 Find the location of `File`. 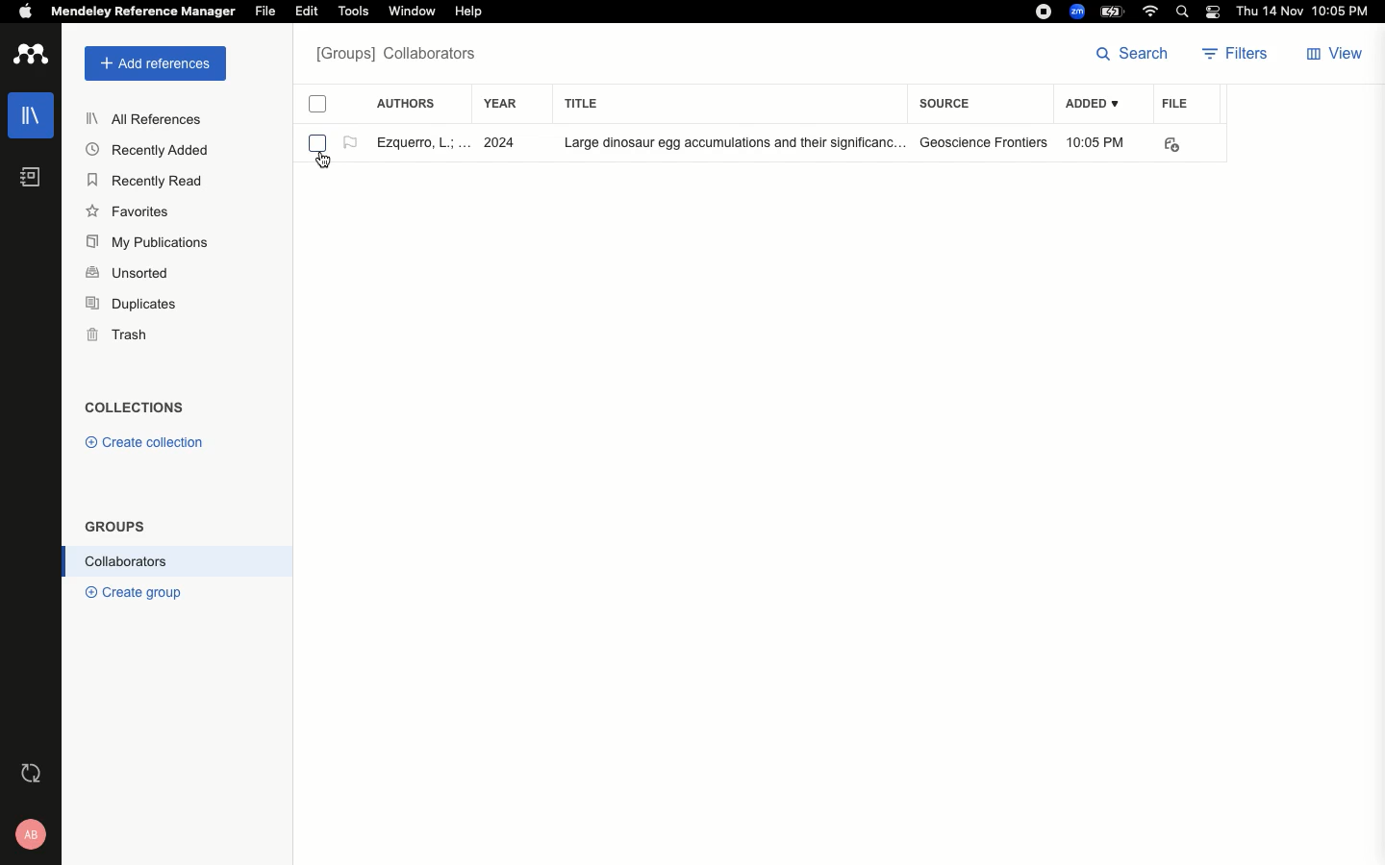

File is located at coordinates (1175, 103).